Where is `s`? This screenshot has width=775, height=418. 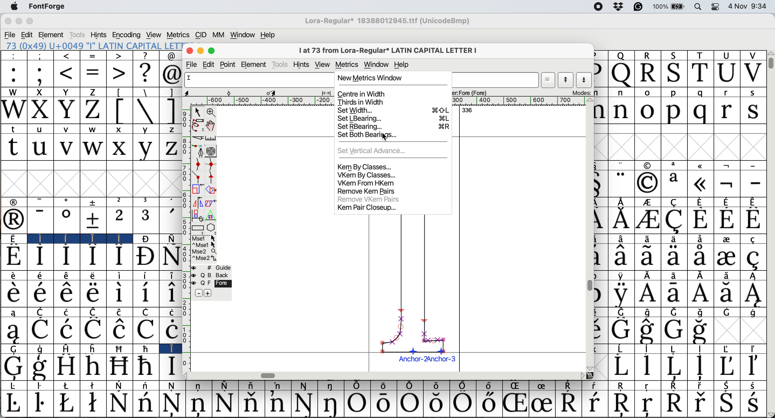
s is located at coordinates (753, 111).